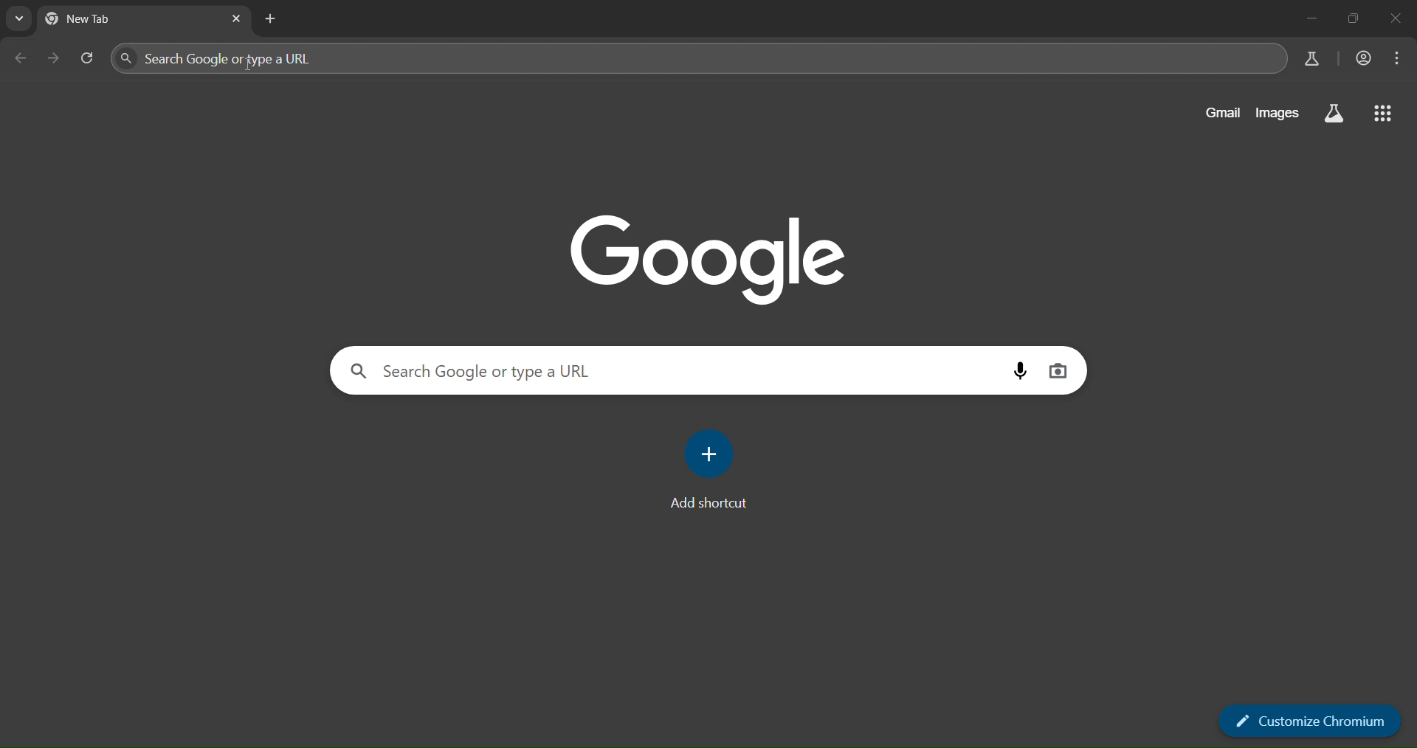 The height and width of the screenshot is (748, 1417). I want to click on cursor, so click(249, 67).